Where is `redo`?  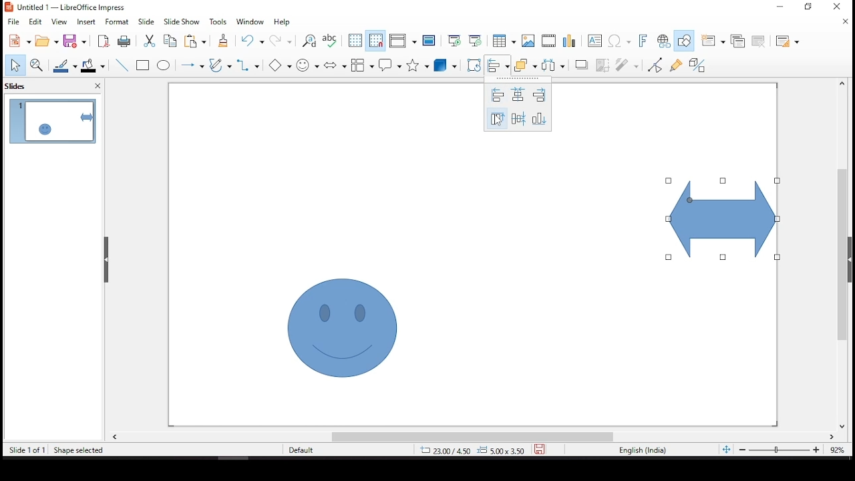 redo is located at coordinates (282, 43).